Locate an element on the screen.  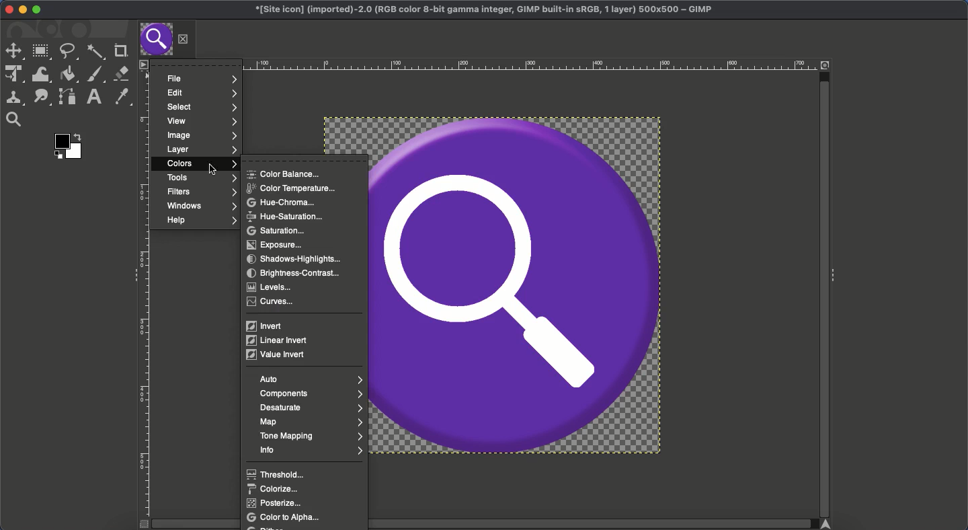
Desaturate is located at coordinates (314, 408).